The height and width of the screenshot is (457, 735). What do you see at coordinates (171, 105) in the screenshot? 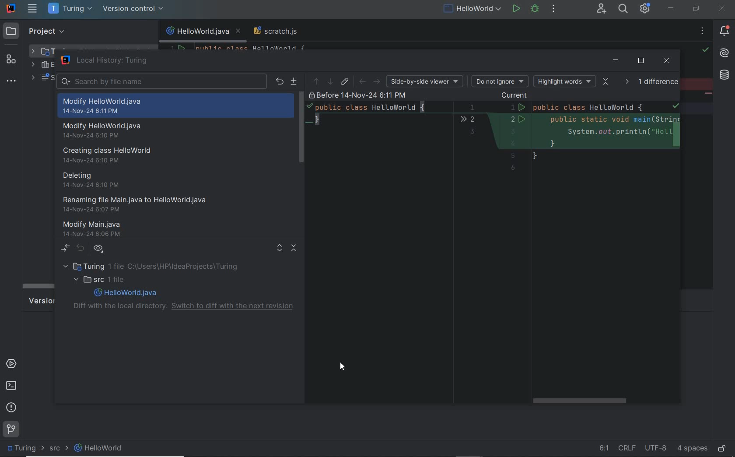
I see `modify helloworld.java` at bounding box center [171, 105].